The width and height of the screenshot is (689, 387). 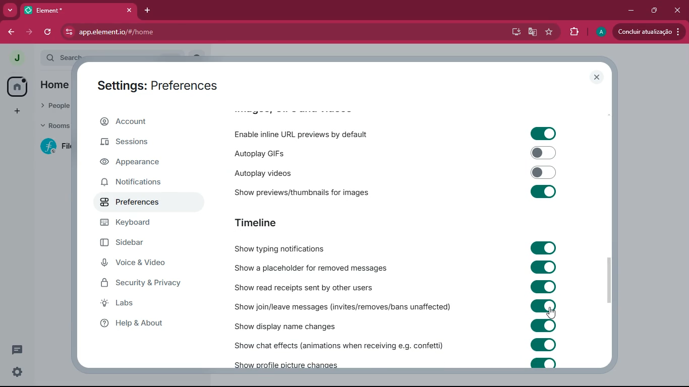 I want to click on maximize, so click(x=655, y=11).